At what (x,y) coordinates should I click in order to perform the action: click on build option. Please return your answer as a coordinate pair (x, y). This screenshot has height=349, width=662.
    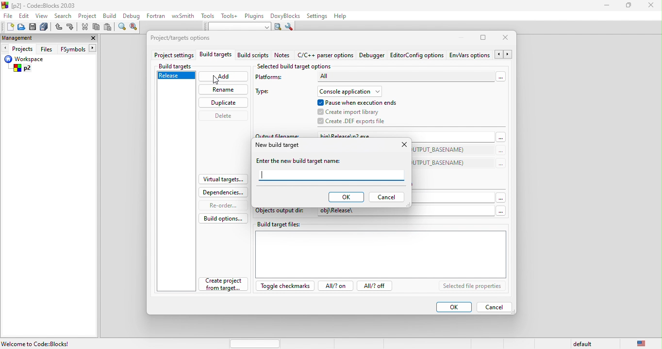
    Looking at the image, I should click on (220, 218).